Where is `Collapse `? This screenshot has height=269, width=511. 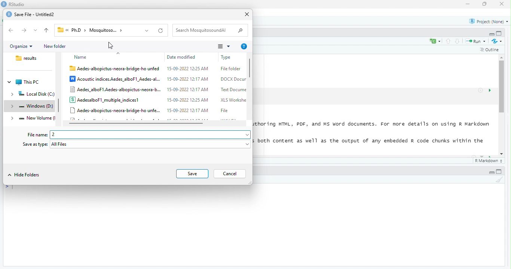
Collapse  is located at coordinates (10, 82).